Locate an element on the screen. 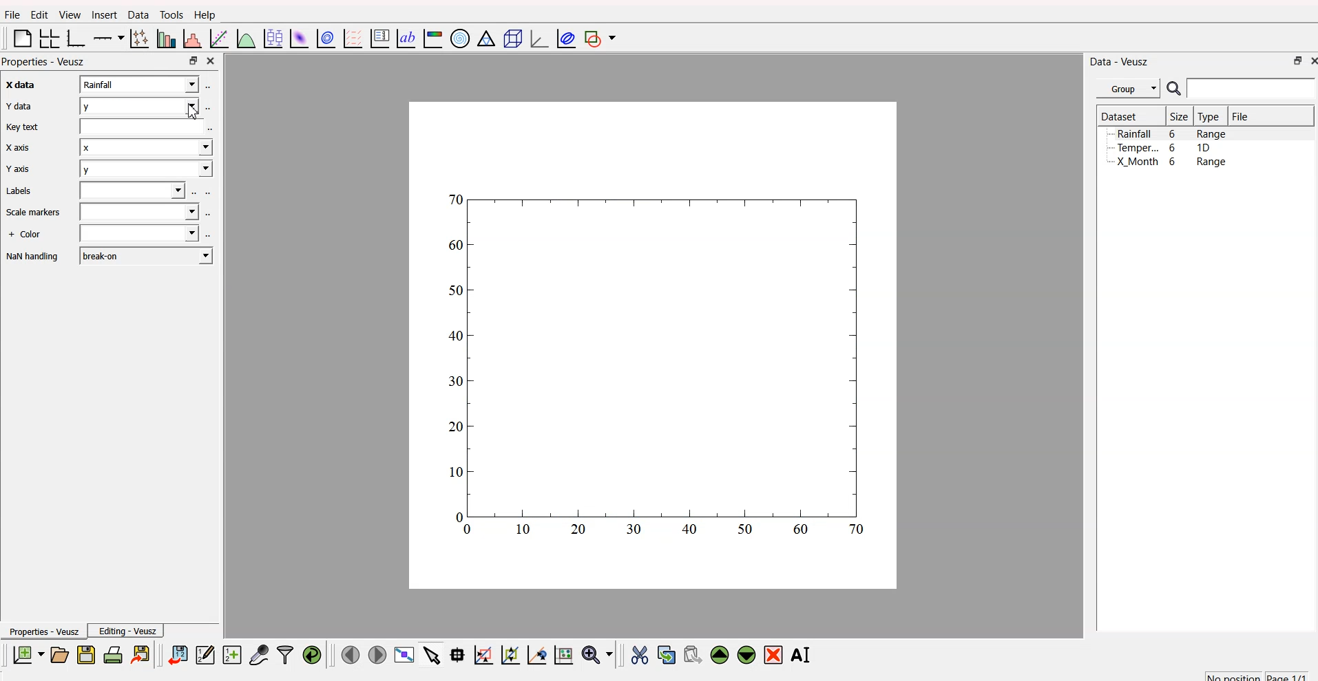 Image resolution: width=1318 pixels, height=681 pixels. plot on axis is located at coordinates (109, 37).